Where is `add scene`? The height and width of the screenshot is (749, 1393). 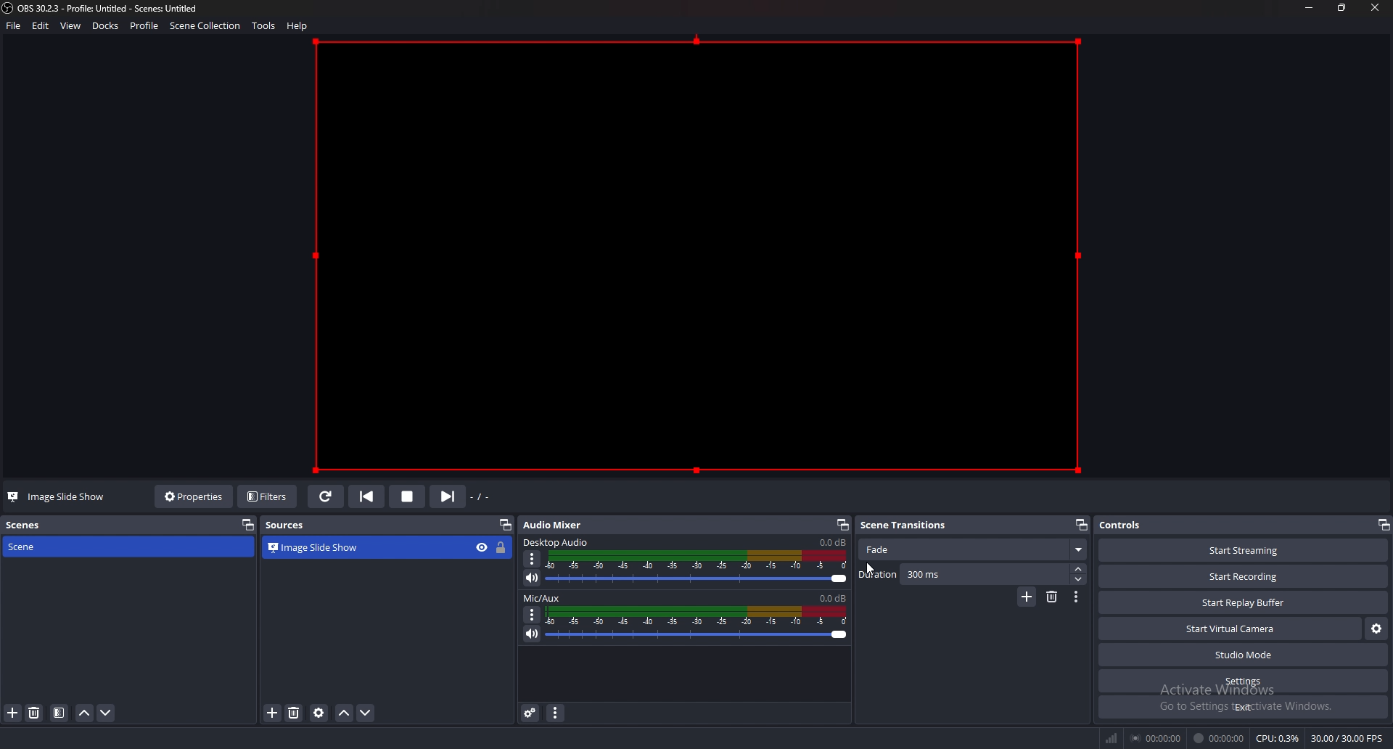 add scene is located at coordinates (14, 713).